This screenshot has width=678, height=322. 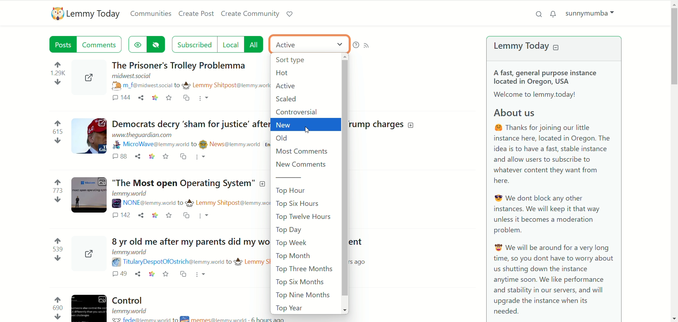 I want to click on vertical scroll bar, so click(x=346, y=182).